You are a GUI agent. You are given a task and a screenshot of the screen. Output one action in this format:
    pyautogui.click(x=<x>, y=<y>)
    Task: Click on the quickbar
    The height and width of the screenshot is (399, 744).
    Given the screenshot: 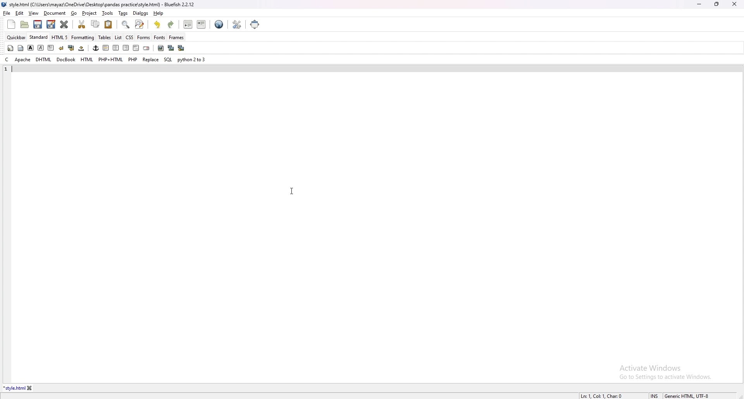 What is the action you would take?
    pyautogui.click(x=17, y=37)
    